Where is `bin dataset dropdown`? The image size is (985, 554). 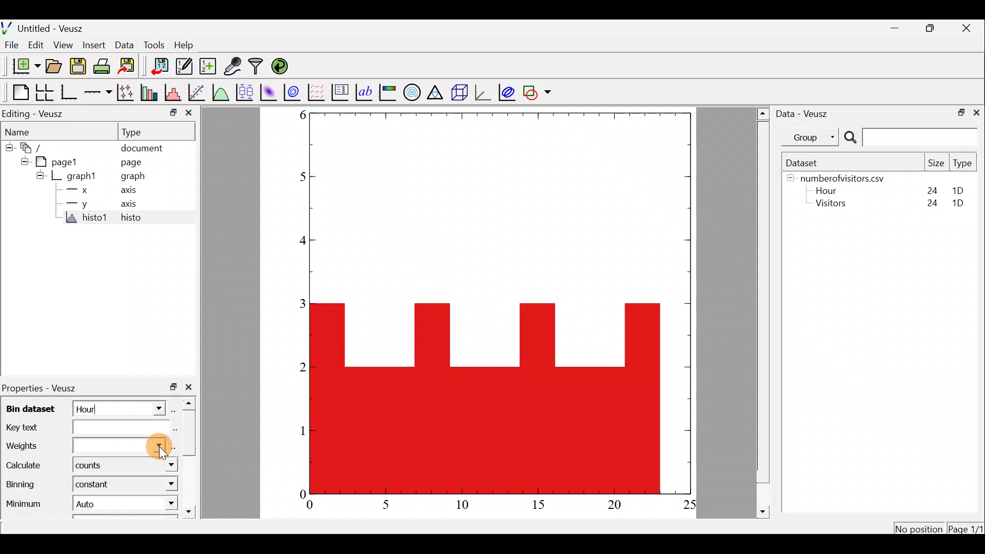 bin dataset dropdown is located at coordinates (147, 409).